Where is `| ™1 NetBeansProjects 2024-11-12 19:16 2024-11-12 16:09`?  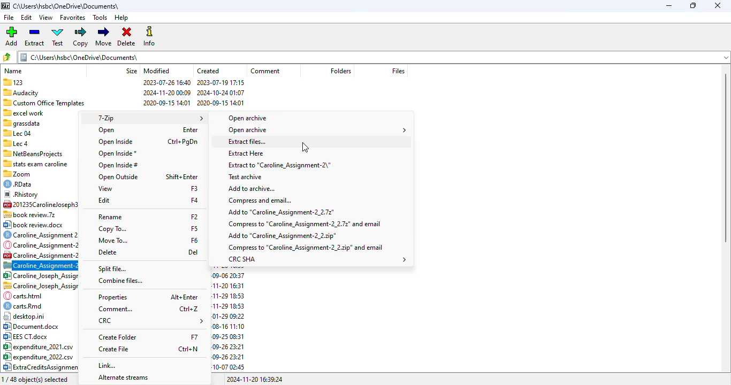 | ™1 NetBeansProjects 2024-11-12 19:16 2024-11-12 16:09 is located at coordinates (41, 152).